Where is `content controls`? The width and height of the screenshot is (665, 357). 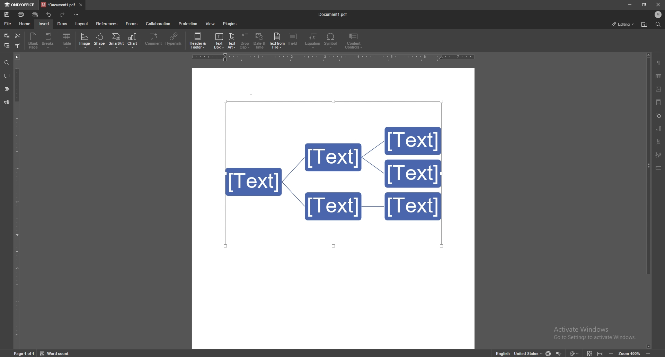 content controls is located at coordinates (353, 41).